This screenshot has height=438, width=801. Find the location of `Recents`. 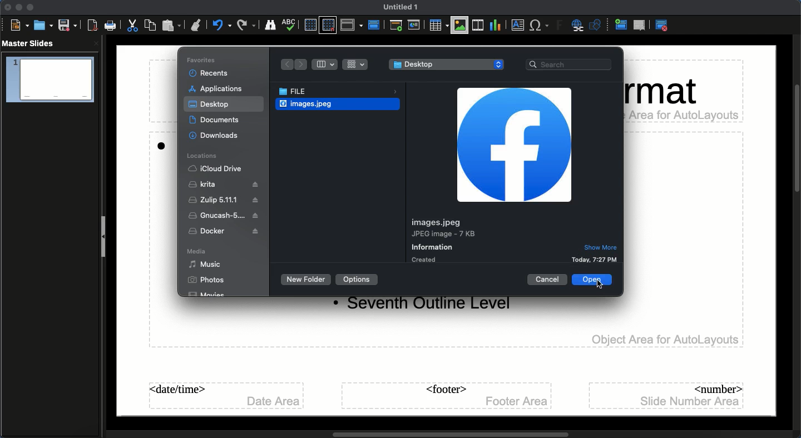

Recents is located at coordinates (210, 73).